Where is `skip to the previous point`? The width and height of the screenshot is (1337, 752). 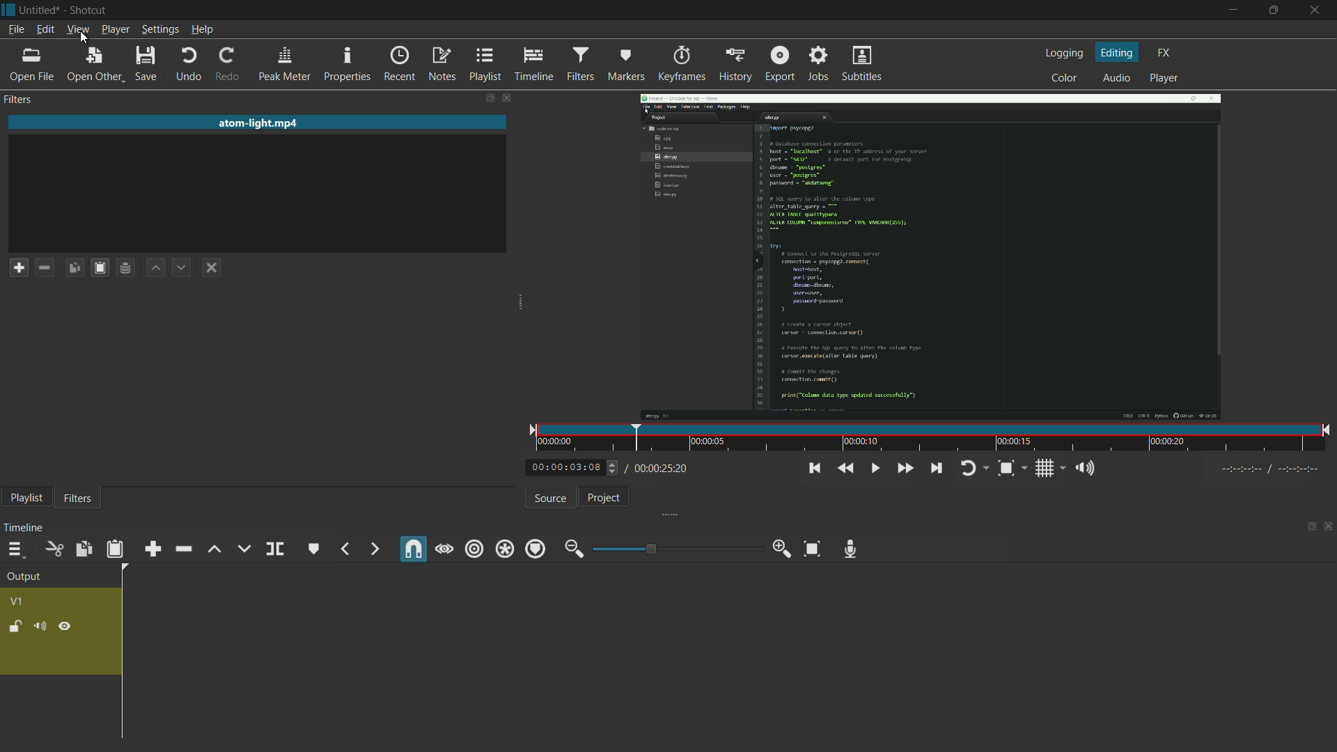 skip to the previous point is located at coordinates (814, 469).